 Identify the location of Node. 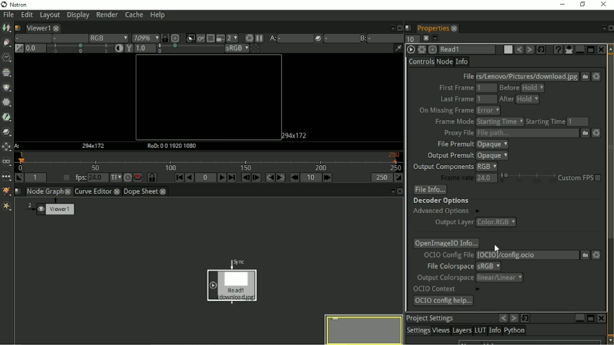
(445, 62).